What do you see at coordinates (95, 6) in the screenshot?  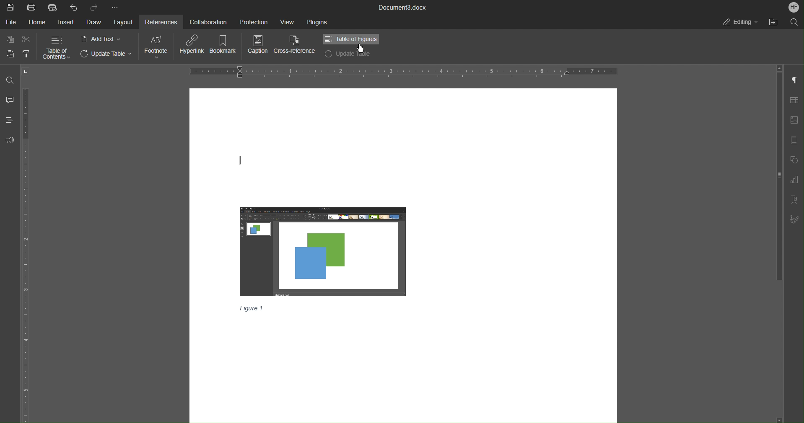 I see `Redo` at bounding box center [95, 6].